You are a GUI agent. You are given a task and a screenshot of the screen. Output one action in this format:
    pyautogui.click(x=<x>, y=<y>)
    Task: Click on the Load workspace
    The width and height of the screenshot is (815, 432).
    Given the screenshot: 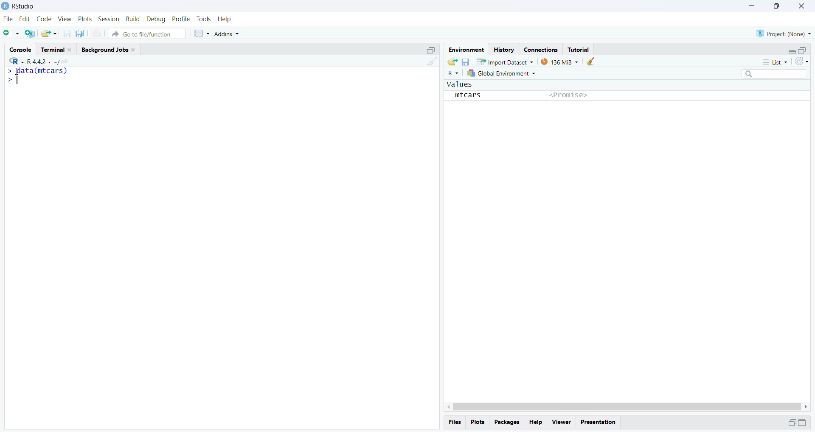 What is the action you would take?
    pyautogui.click(x=451, y=62)
    